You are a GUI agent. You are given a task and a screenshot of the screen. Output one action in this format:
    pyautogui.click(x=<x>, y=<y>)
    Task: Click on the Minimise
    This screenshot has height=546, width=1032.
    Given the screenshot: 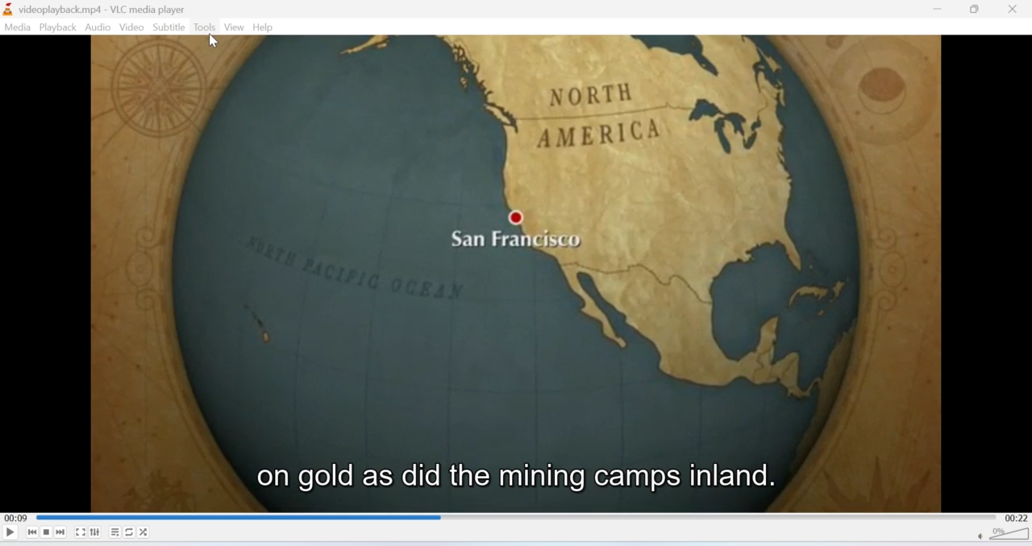 What is the action you would take?
    pyautogui.click(x=940, y=8)
    